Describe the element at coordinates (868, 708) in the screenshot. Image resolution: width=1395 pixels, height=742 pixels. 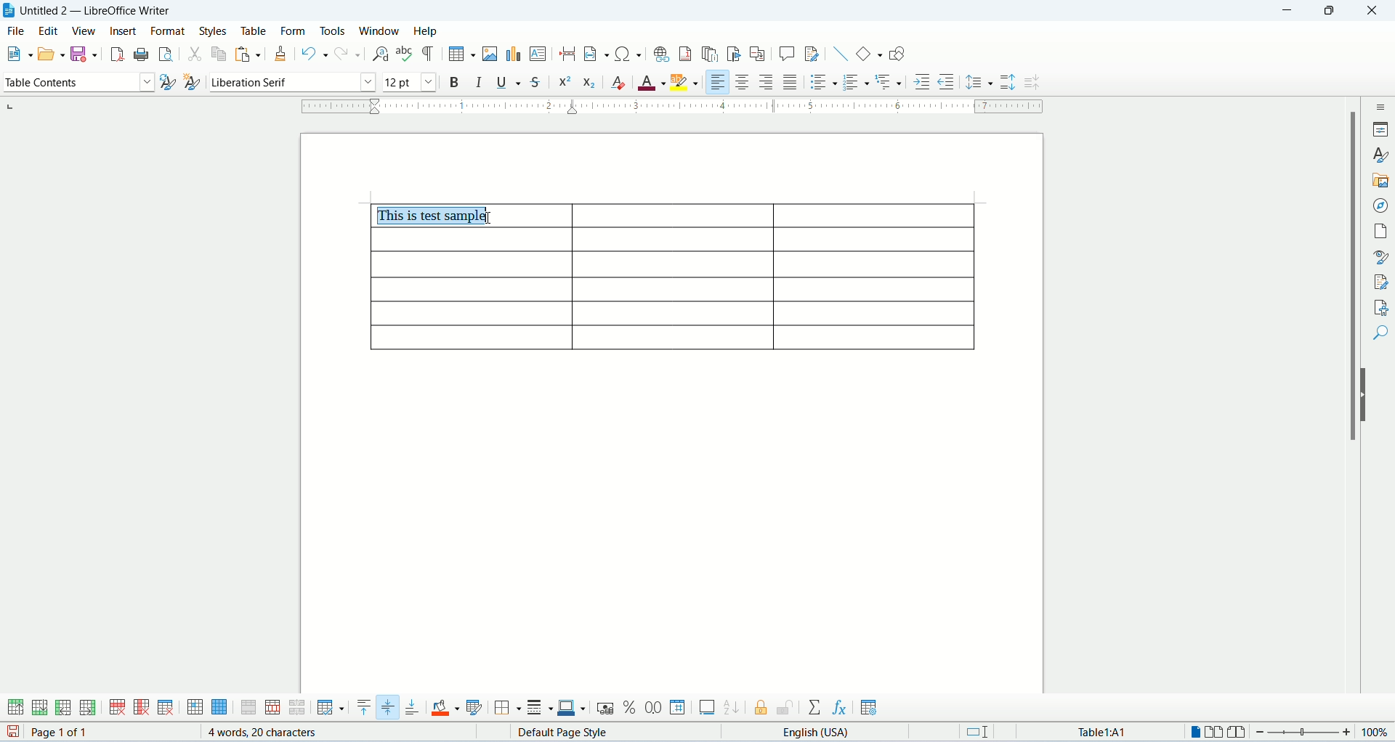
I see `table properties` at that location.